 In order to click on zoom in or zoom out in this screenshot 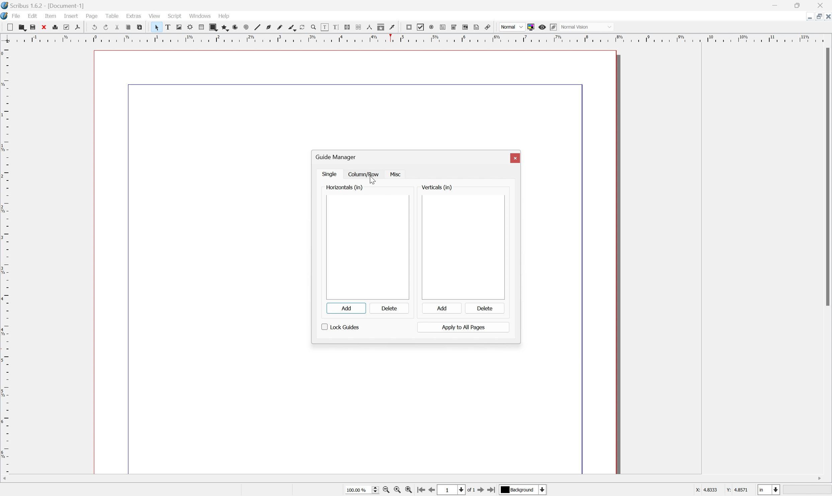, I will do `click(313, 27)`.